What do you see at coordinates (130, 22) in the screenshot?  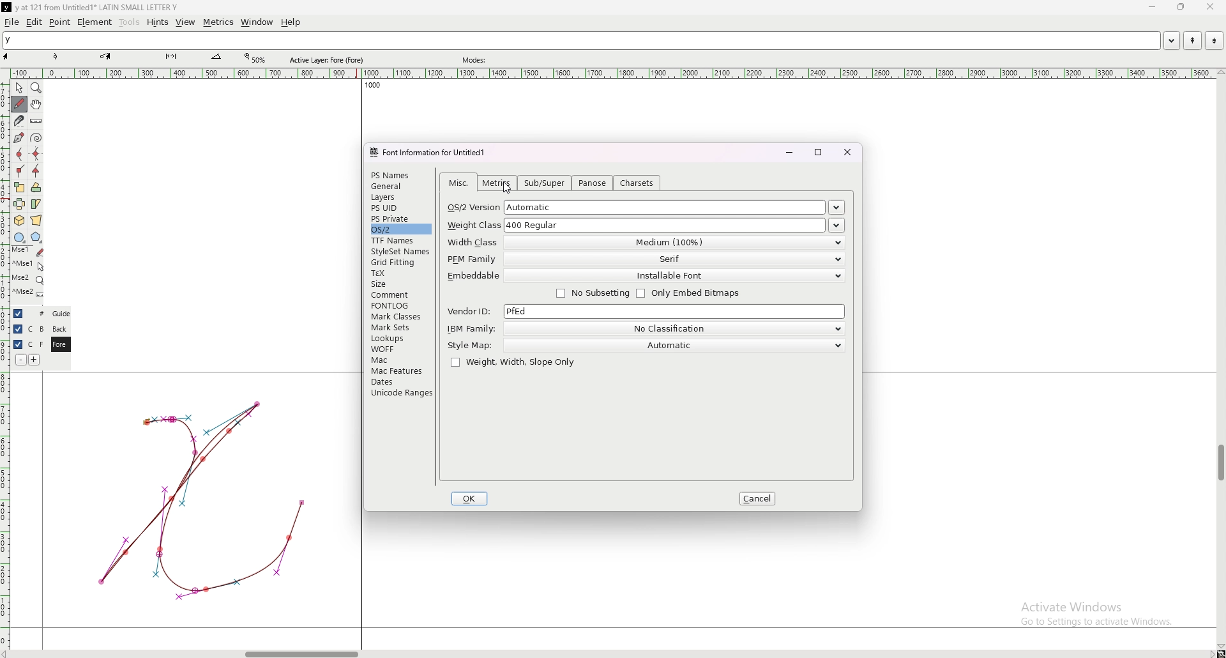 I see `tools` at bounding box center [130, 22].